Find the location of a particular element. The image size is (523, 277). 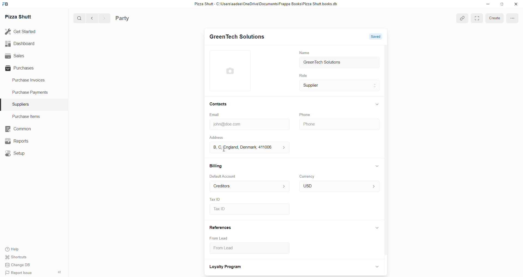

Get Started is located at coordinates (25, 32).